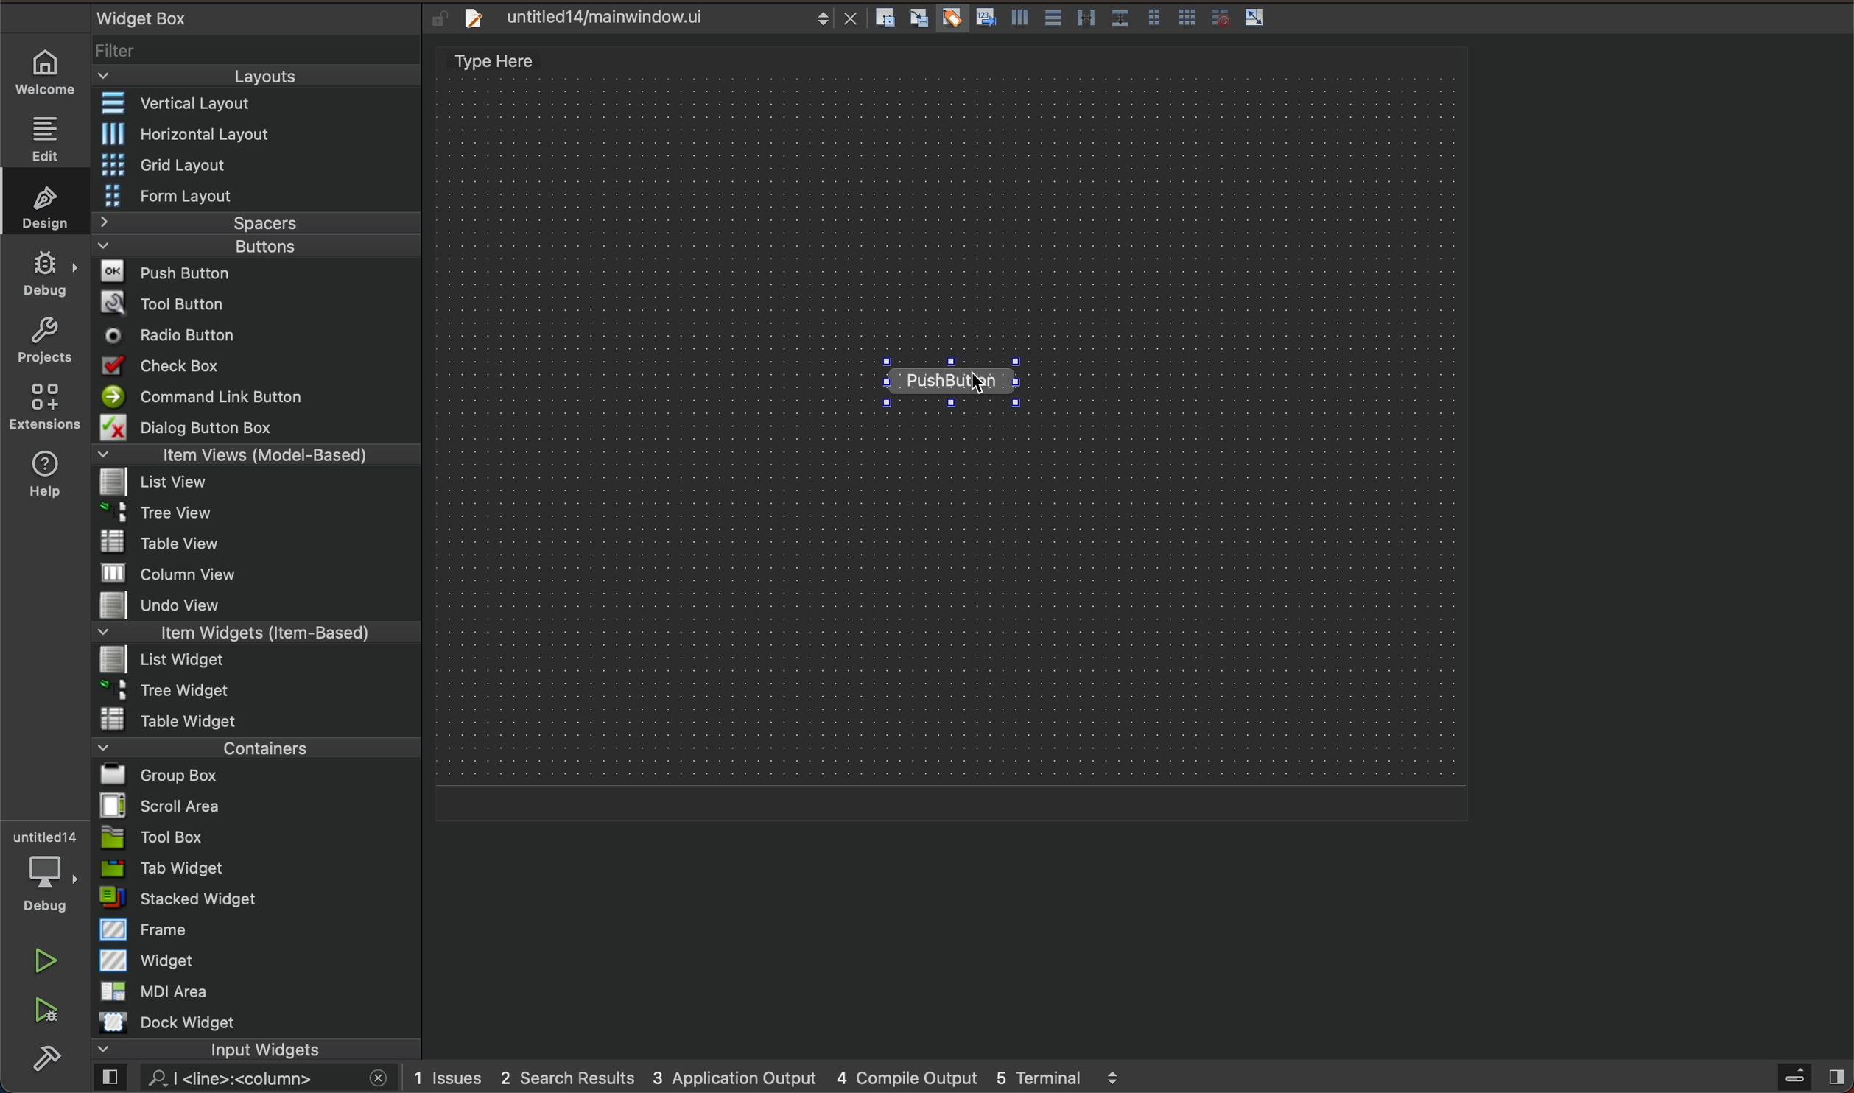 This screenshot has height=1093, width=1854. I want to click on issues, so click(452, 1076).